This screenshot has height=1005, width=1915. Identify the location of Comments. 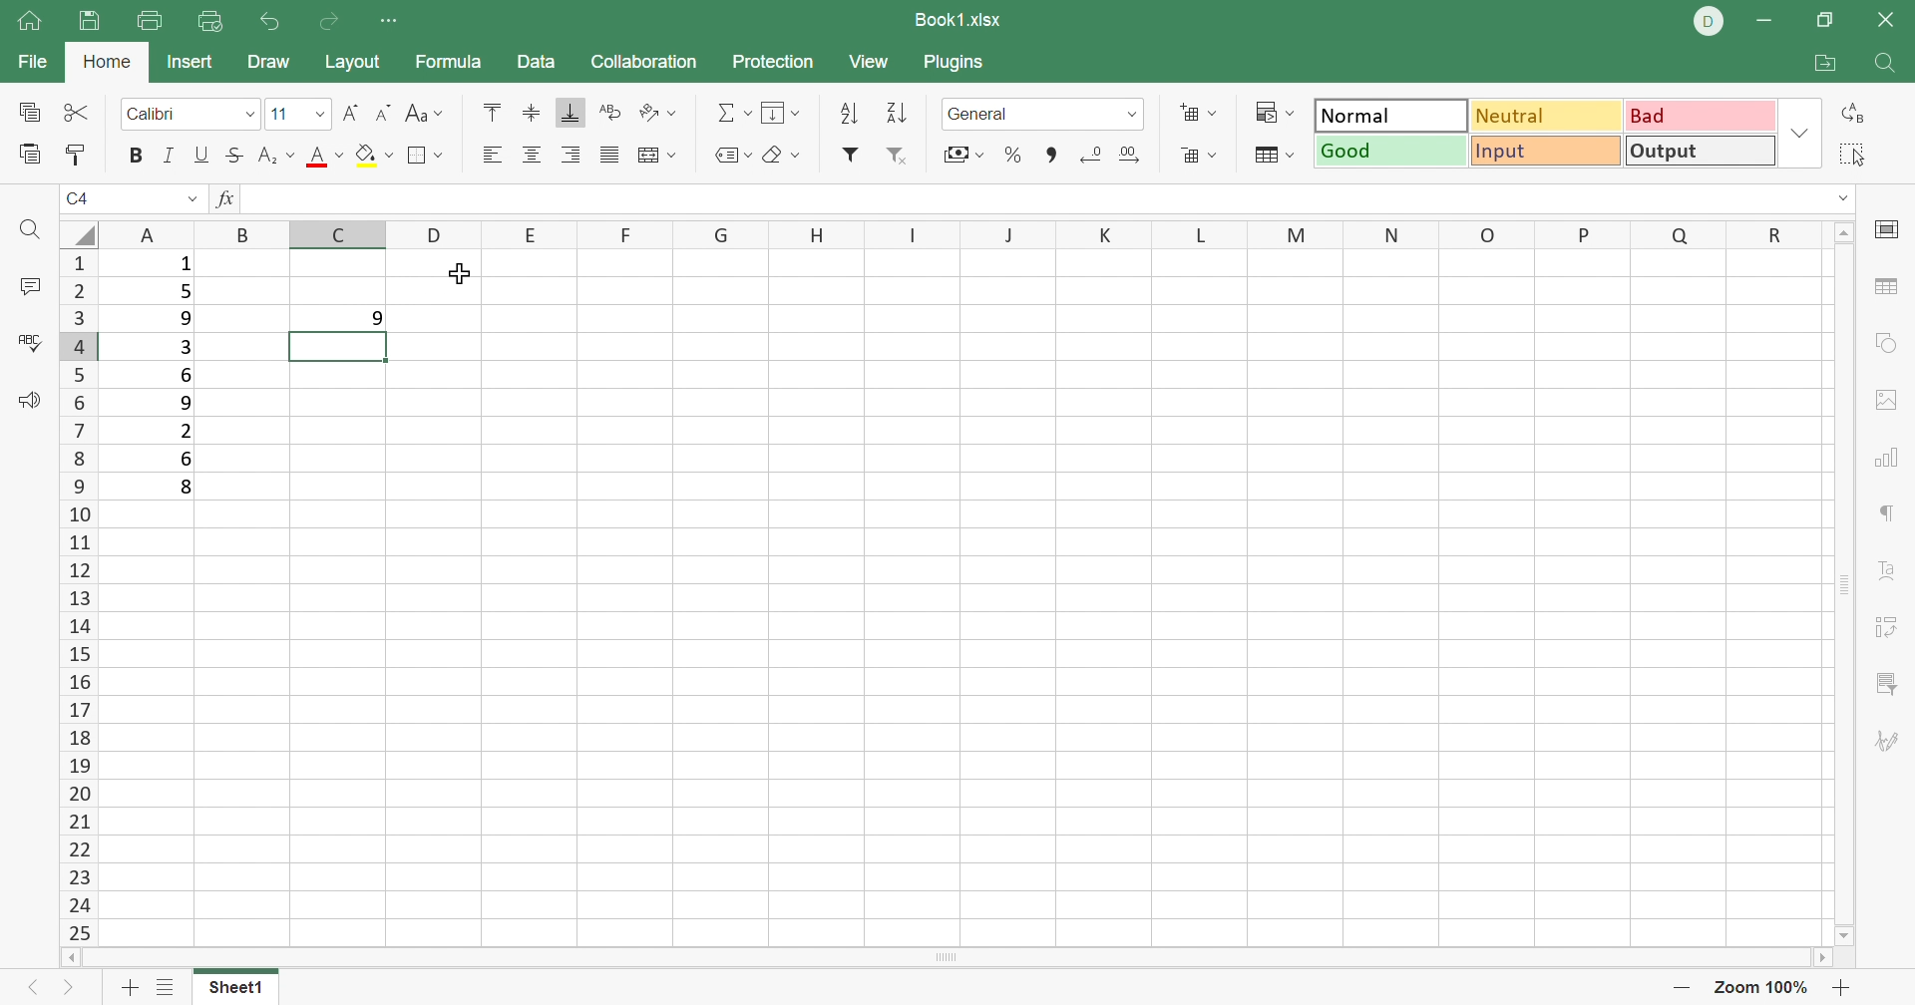
(33, 286).